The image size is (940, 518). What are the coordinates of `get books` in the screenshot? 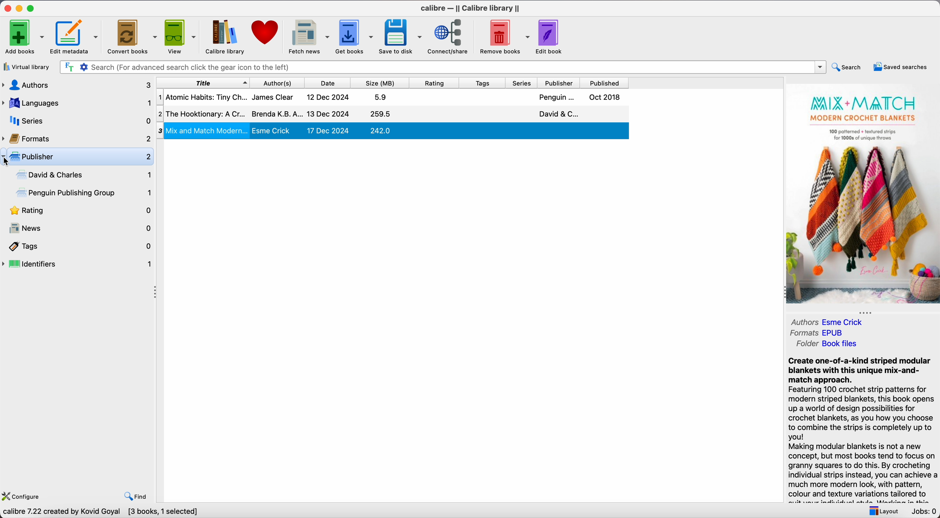 It's located at (355, 36).